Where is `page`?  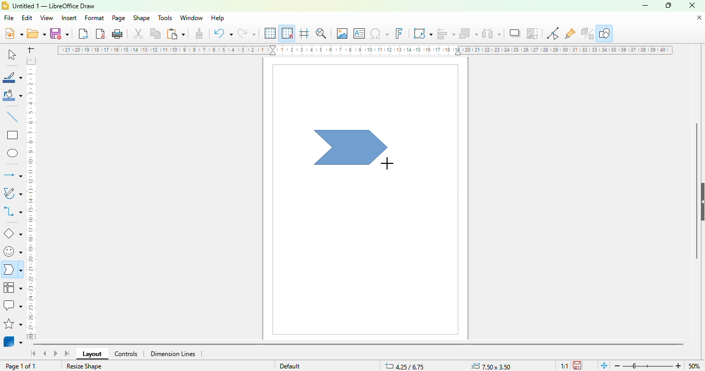 page is located at coordinates (118, 18).